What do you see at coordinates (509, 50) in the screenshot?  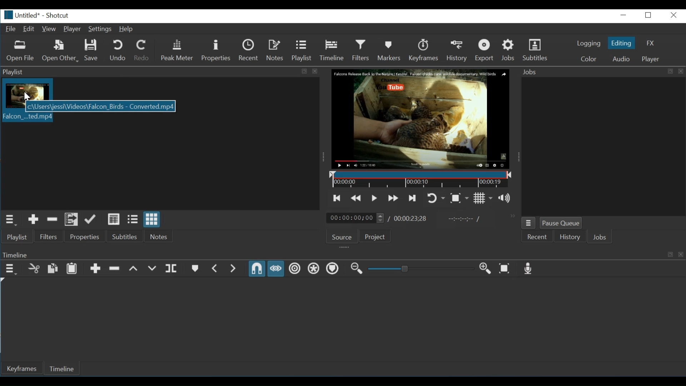 I see `Jobs` at bounding box center [509, 50].